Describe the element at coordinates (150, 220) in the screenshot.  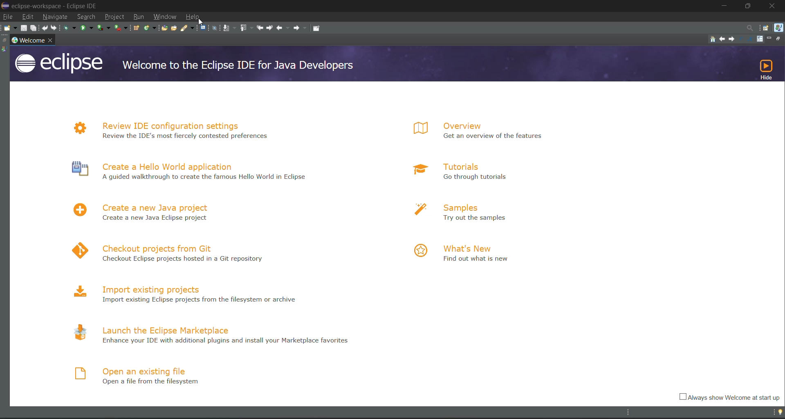
I see `Create a new Java project` at that location.